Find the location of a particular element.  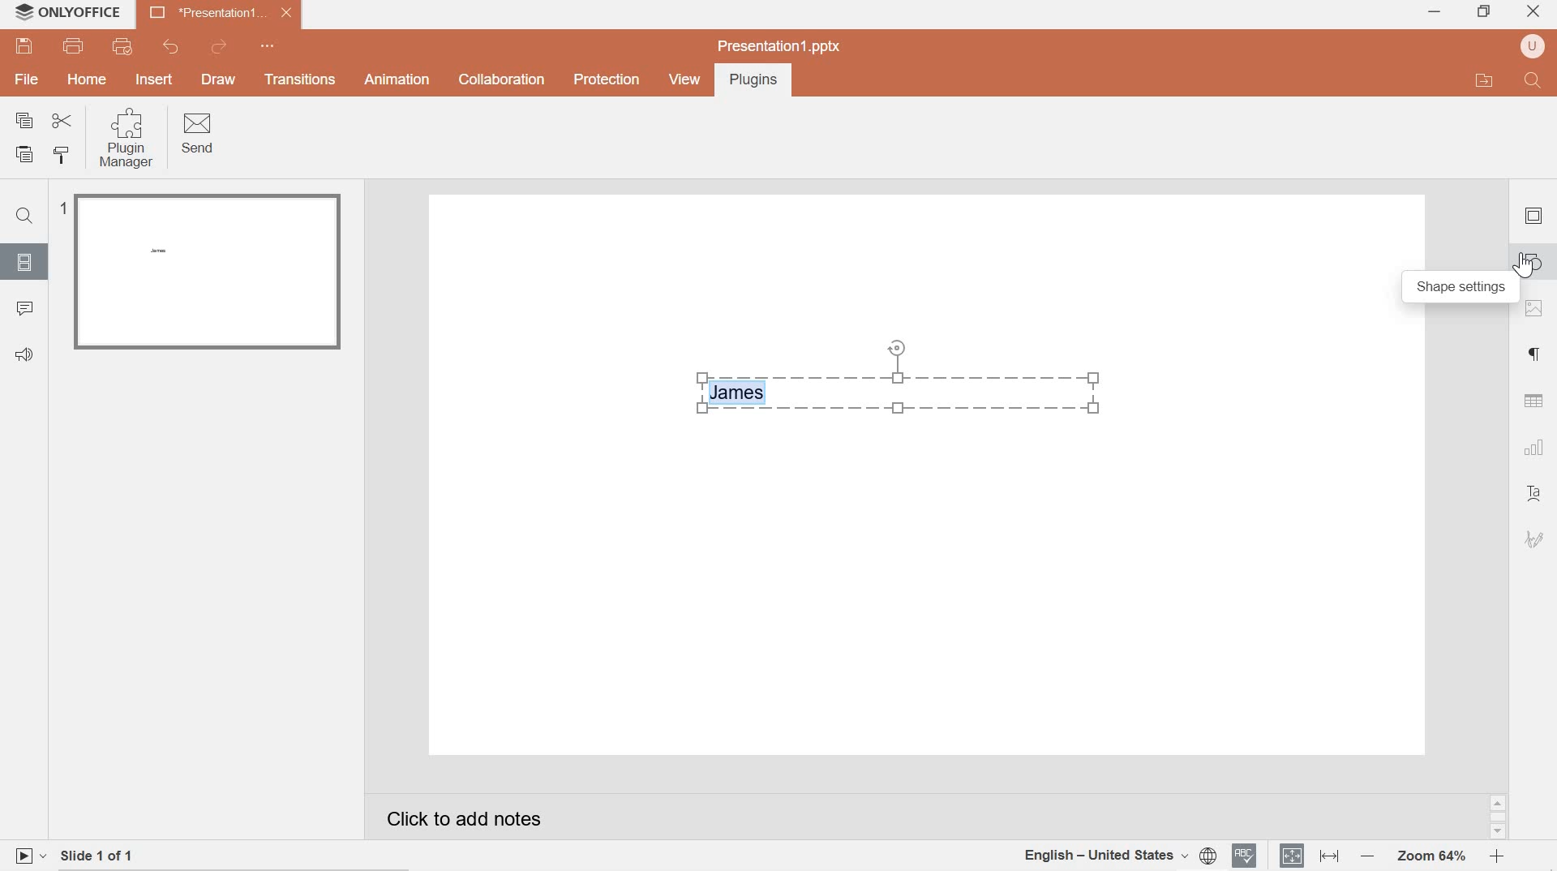

cursor is located at coordinates (1522, 268).